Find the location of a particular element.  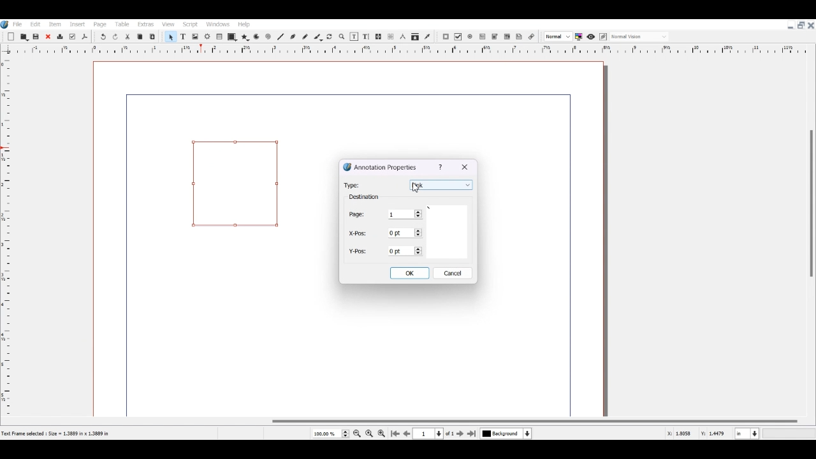

Annotation Properties is located at coordinates (381, 166).